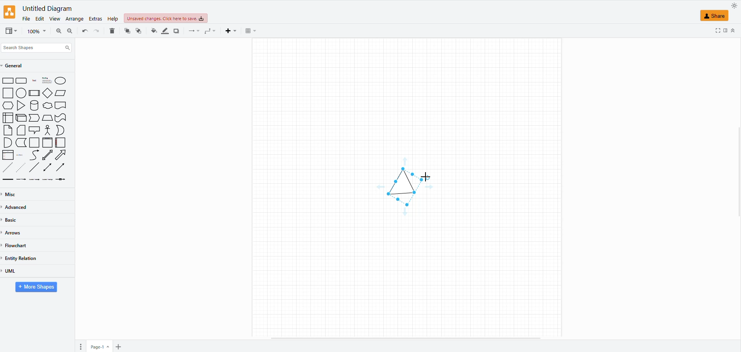 The width and height of the screenshot is (741, 352). I want to click on Polygon, so click(47, 118).